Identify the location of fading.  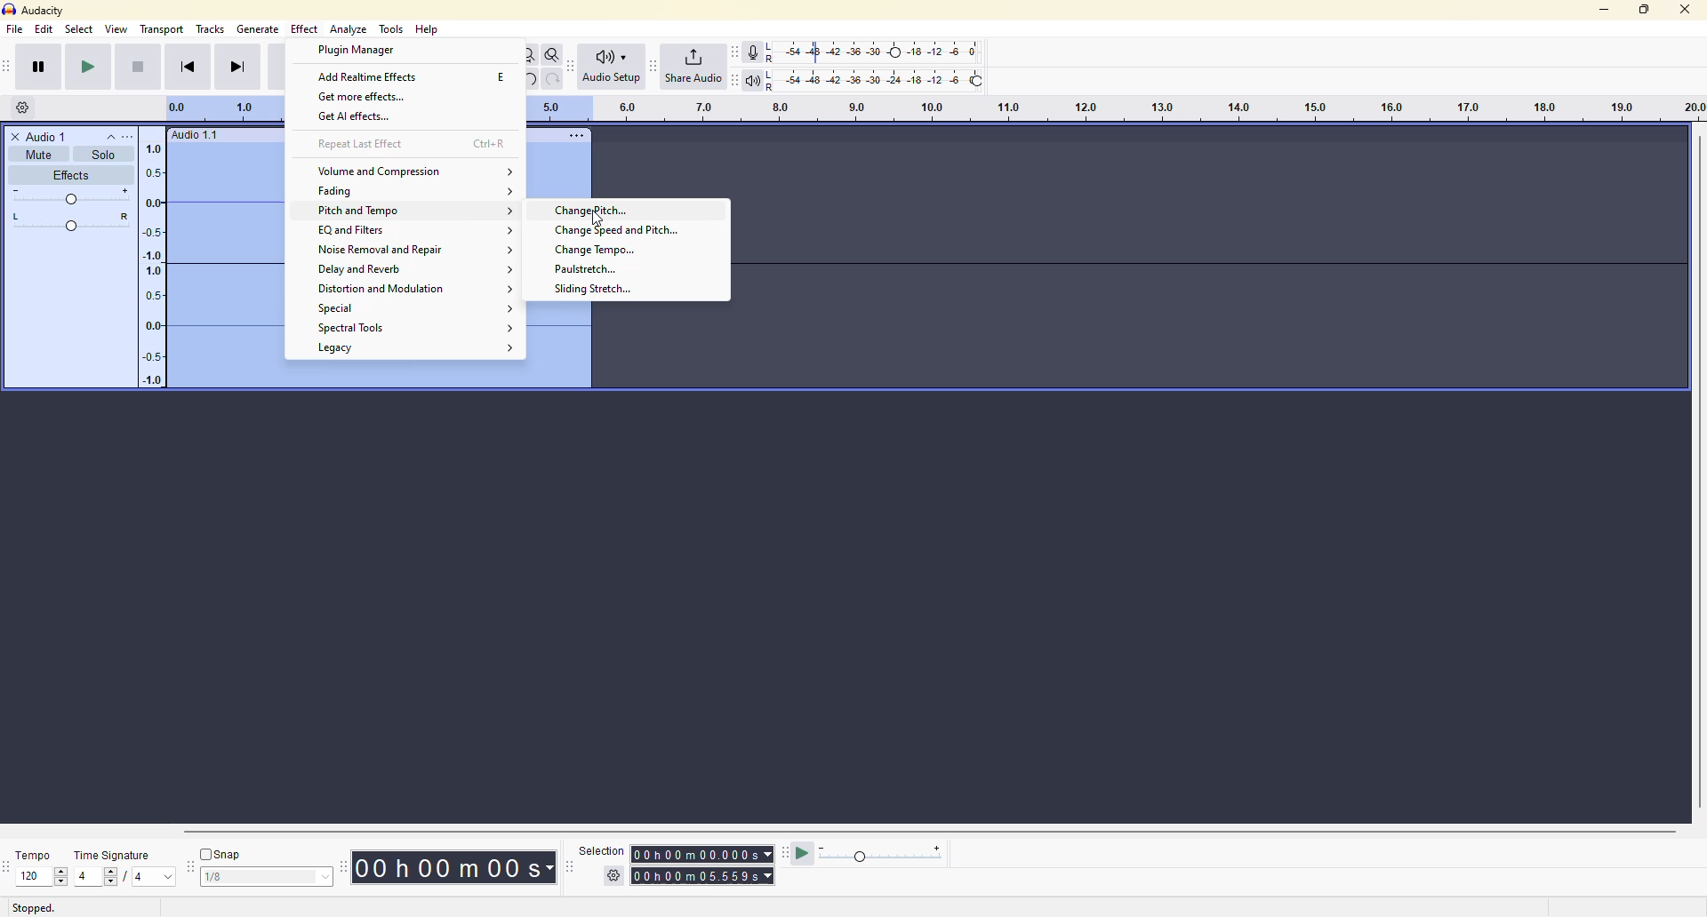
(339, 191).